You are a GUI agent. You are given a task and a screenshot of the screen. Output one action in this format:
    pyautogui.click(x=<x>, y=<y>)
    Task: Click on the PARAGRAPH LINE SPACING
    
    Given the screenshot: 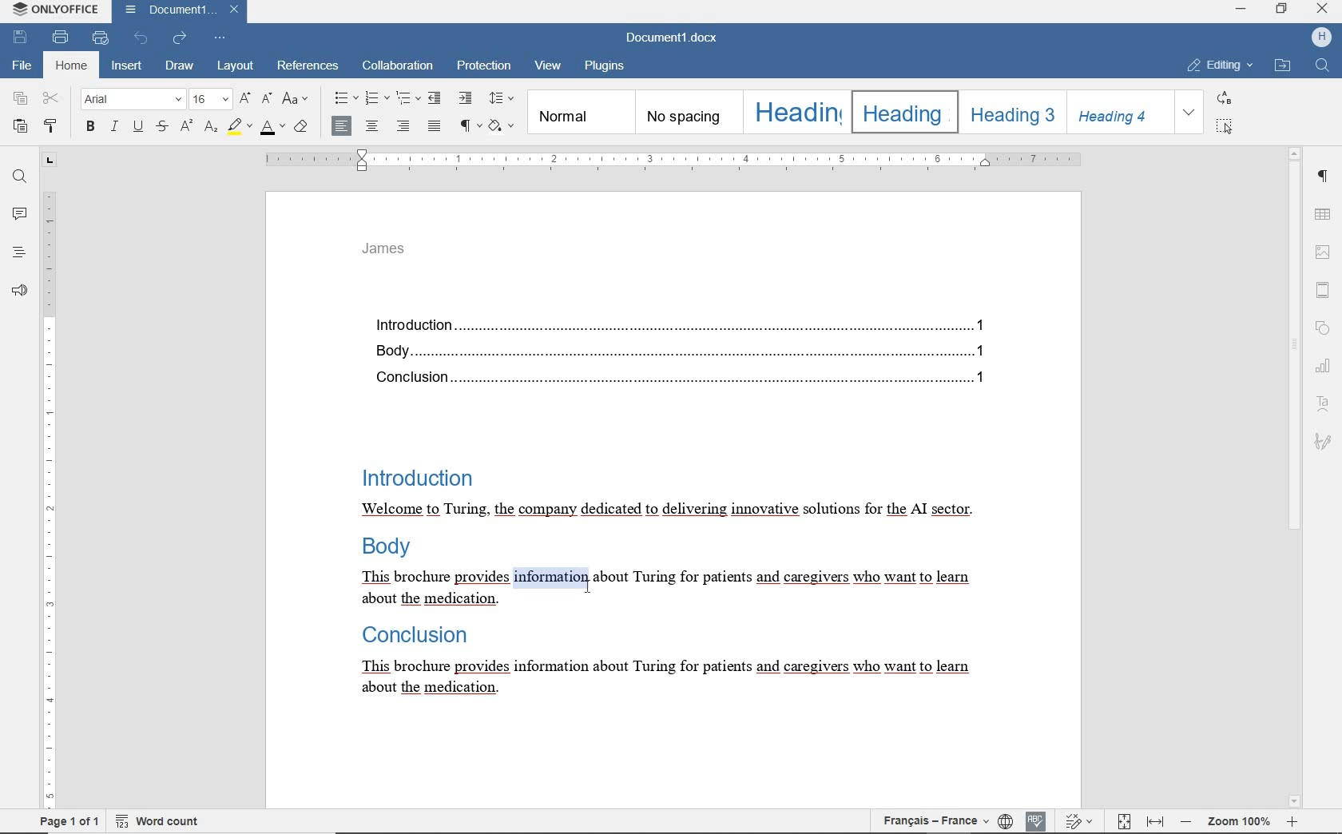 What is the action you would take?
    pyautogui.click(x=502, y=99)
    